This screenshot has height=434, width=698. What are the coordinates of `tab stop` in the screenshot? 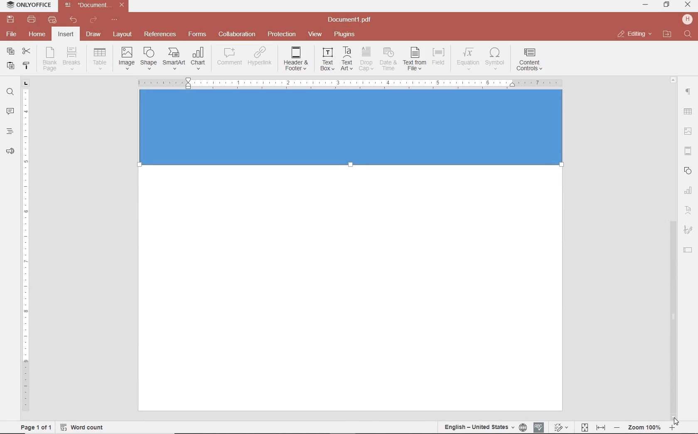 It's located at (26, 83).